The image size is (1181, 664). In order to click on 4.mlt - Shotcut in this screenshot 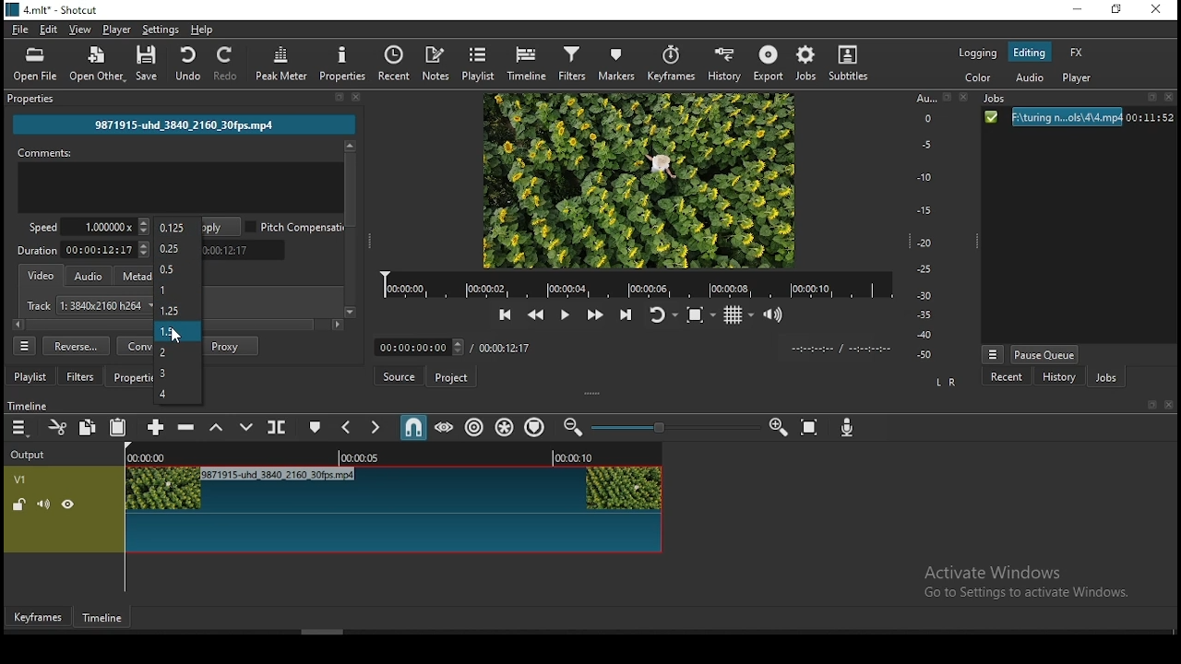, I will do `click(54, 10)`.